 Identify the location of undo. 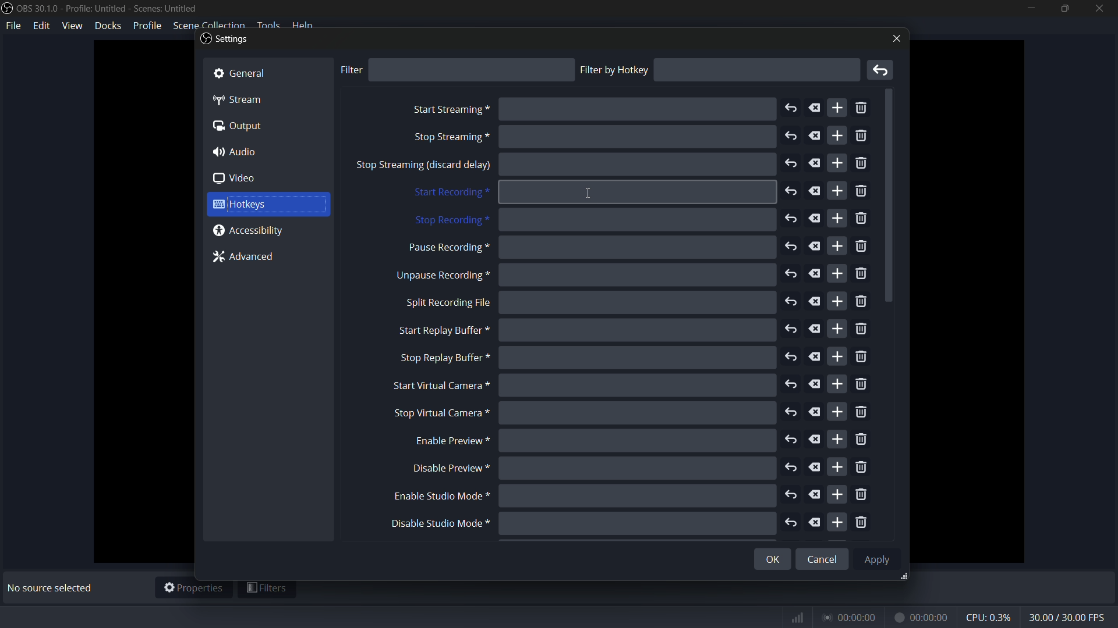
(791, 247).